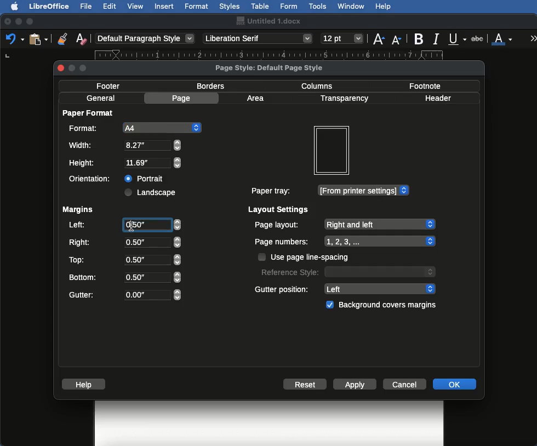  Describe the element at coordinates (279, 209) in the screenshot. I see `Layout settings` at that location.